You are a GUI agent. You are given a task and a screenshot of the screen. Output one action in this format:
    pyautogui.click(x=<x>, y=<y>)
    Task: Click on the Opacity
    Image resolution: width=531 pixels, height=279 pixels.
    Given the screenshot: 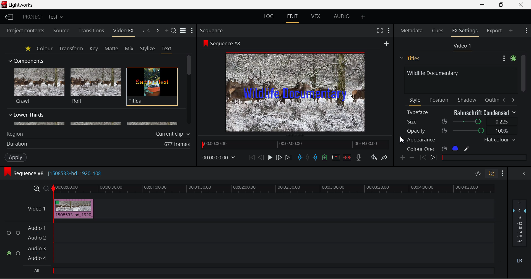 What is the action you would take?
    pyautogui.click(x=461, y=131)
    